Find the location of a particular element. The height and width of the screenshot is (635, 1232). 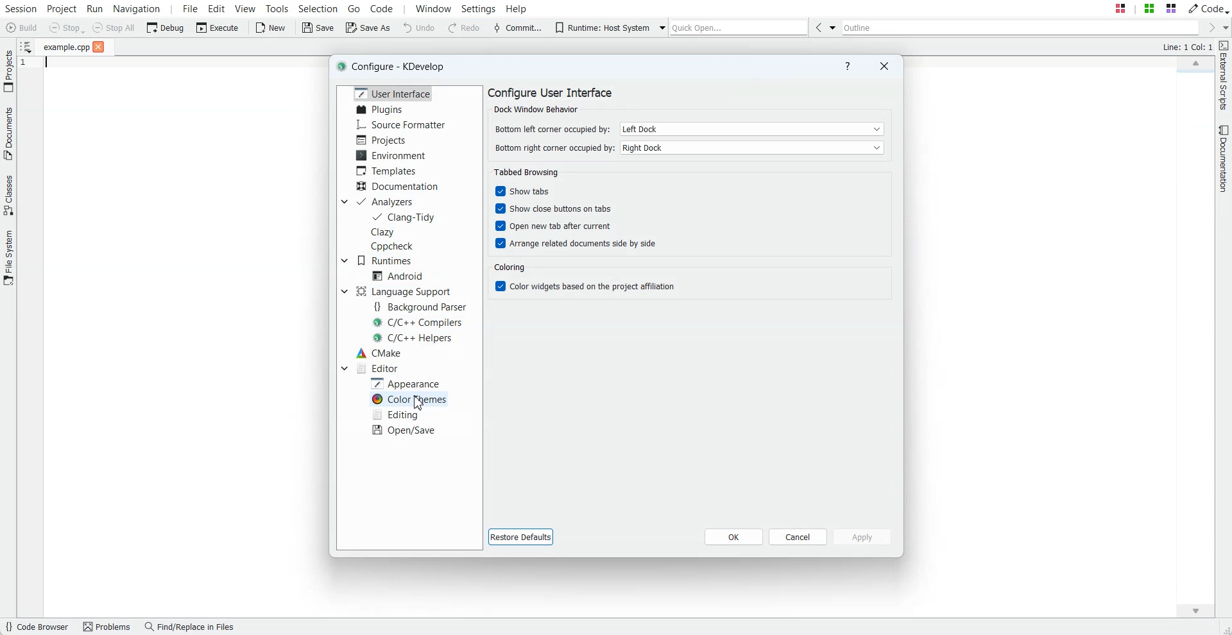

Quick Open is located at coordinates (739, 28).